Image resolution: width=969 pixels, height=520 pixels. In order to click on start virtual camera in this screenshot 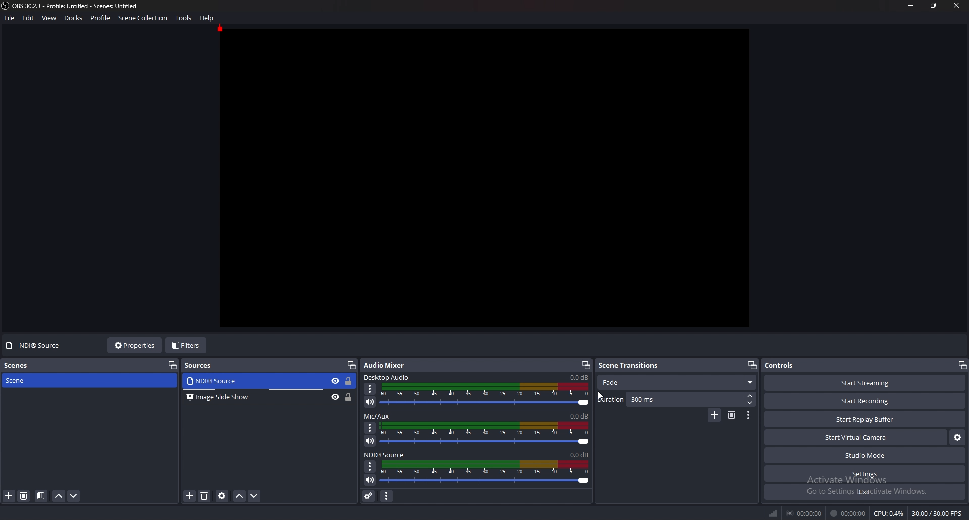, I will do `click(856, 437)`.